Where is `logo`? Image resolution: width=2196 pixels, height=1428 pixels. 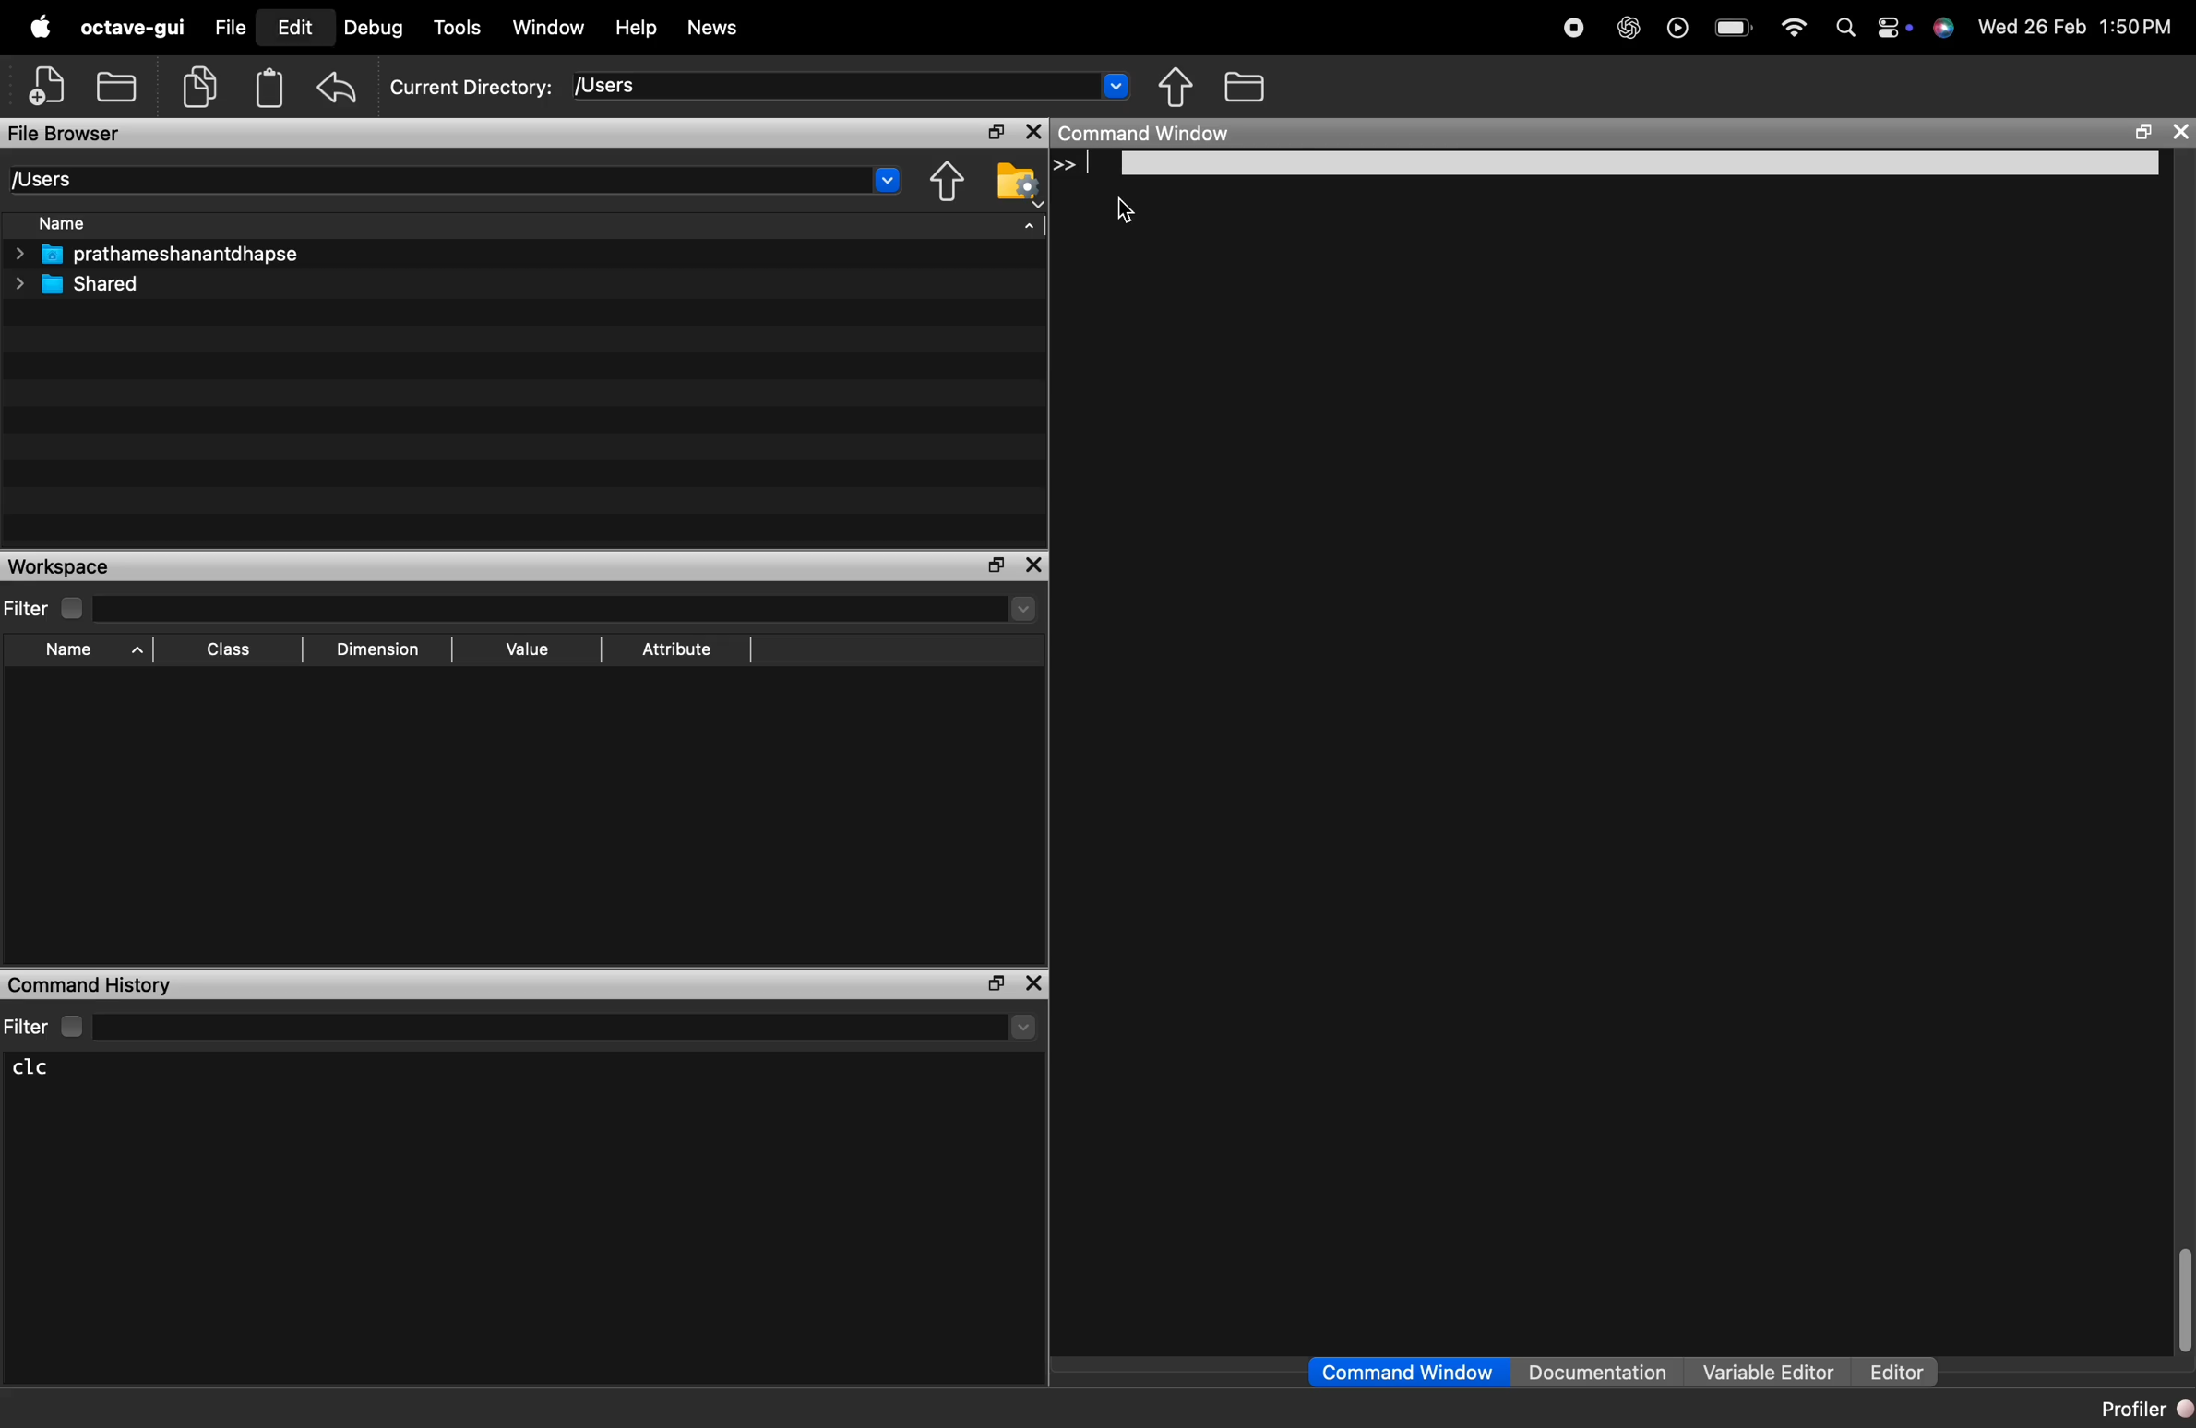 logo is located at coordinates (41, 28).